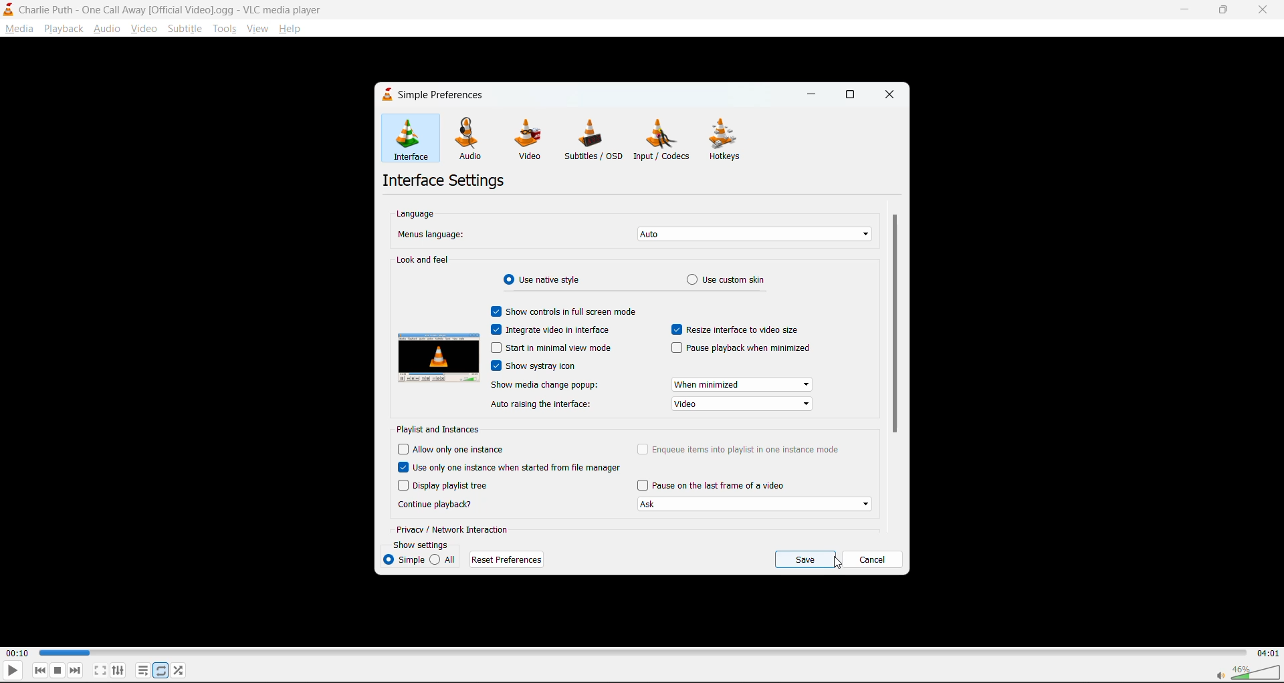 The height and width of the screenshot is (683, 1284). What do you see at coordinates (577, 313) in the screenshot?
I see `show controls in full screen mode` at bounding box center [577, 313].